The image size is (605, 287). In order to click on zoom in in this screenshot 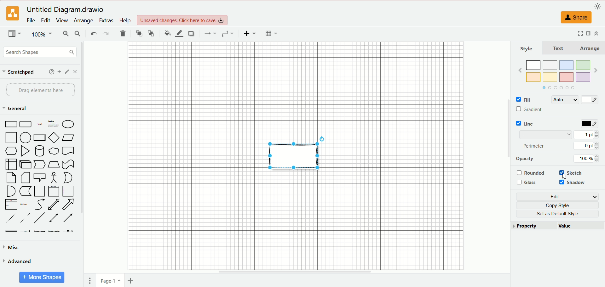, I will do `click(65, 34)`.